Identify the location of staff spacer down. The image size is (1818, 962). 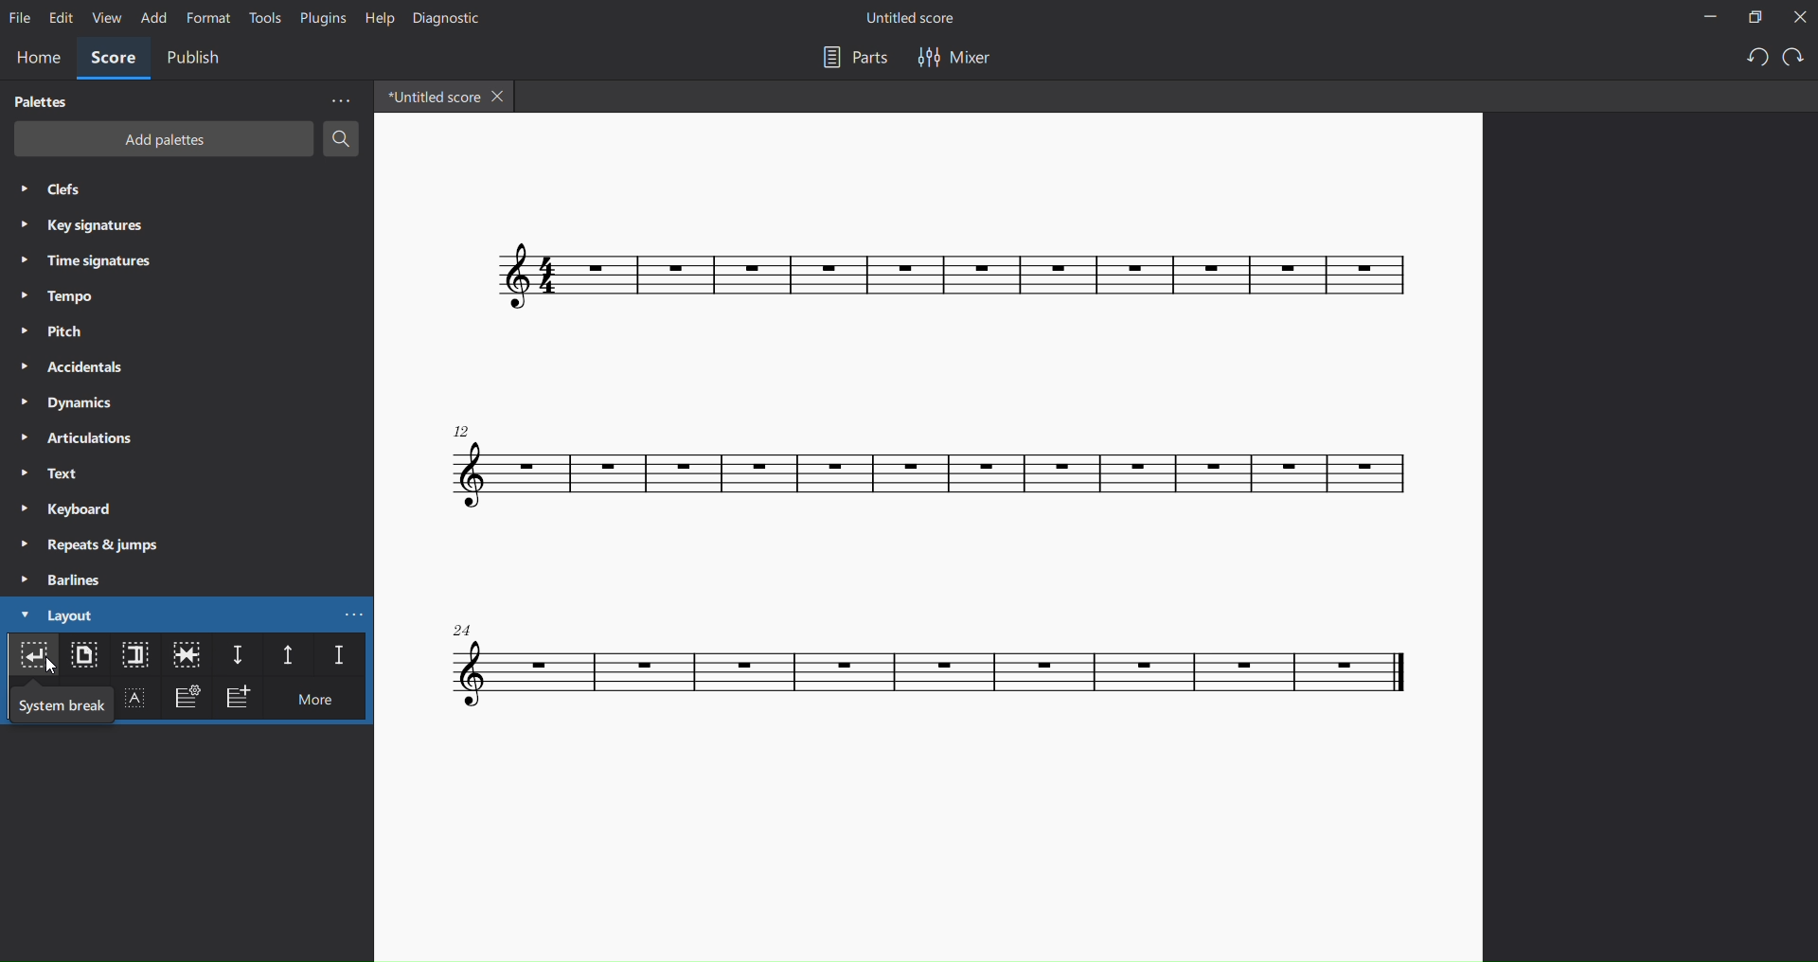
(237, 656).